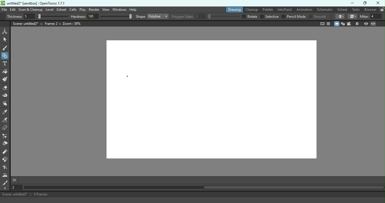 The height and width of the screenshot is (203, 385). What do you see at coordinates (337, 24) in the screenshot?
I see `Camera stand view` at bounding box center [337, 24].